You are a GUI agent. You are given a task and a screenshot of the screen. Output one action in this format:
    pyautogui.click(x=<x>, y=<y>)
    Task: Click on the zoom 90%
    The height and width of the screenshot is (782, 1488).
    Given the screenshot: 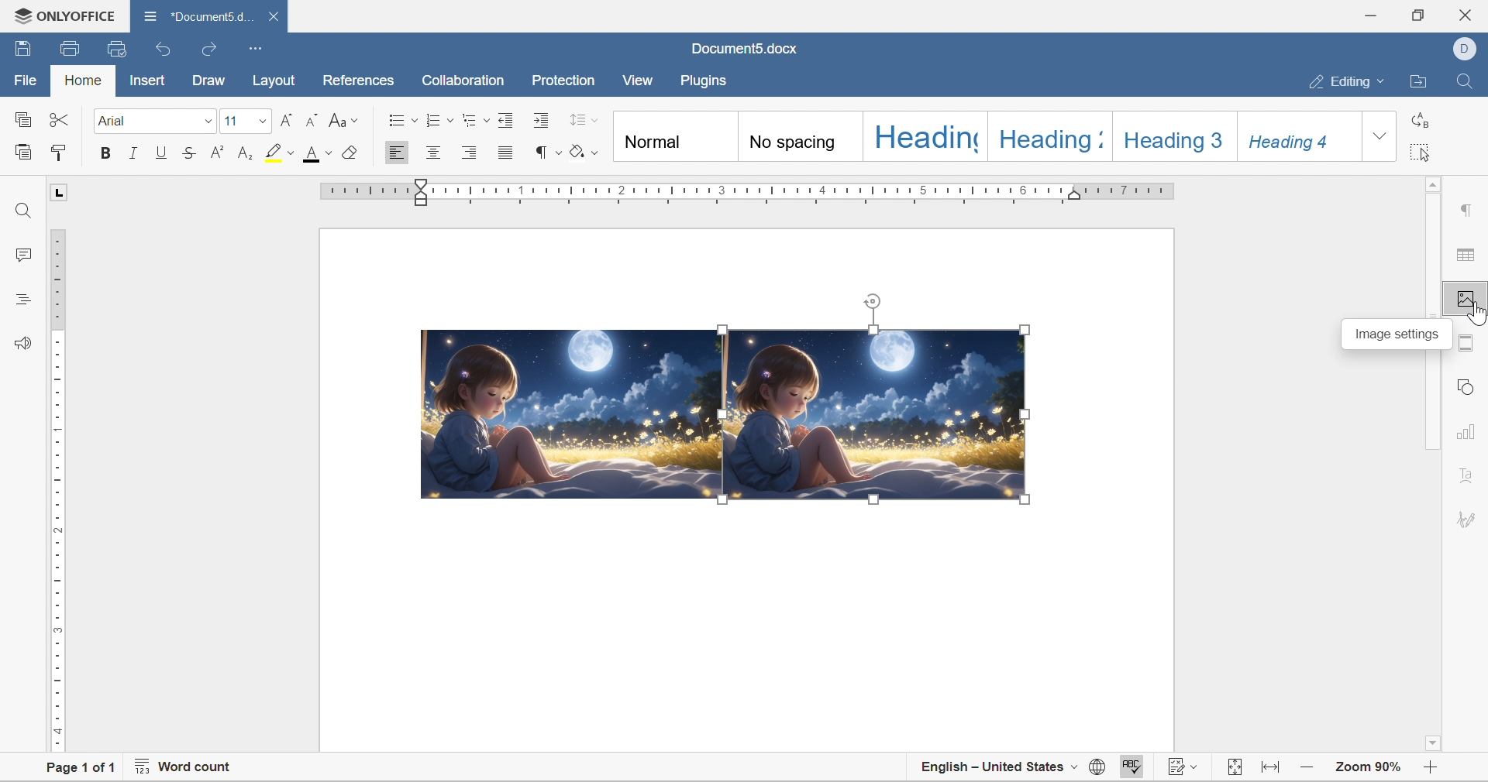 What is the action you would take?
    pyautogui.click(x=1369, y=767)
    